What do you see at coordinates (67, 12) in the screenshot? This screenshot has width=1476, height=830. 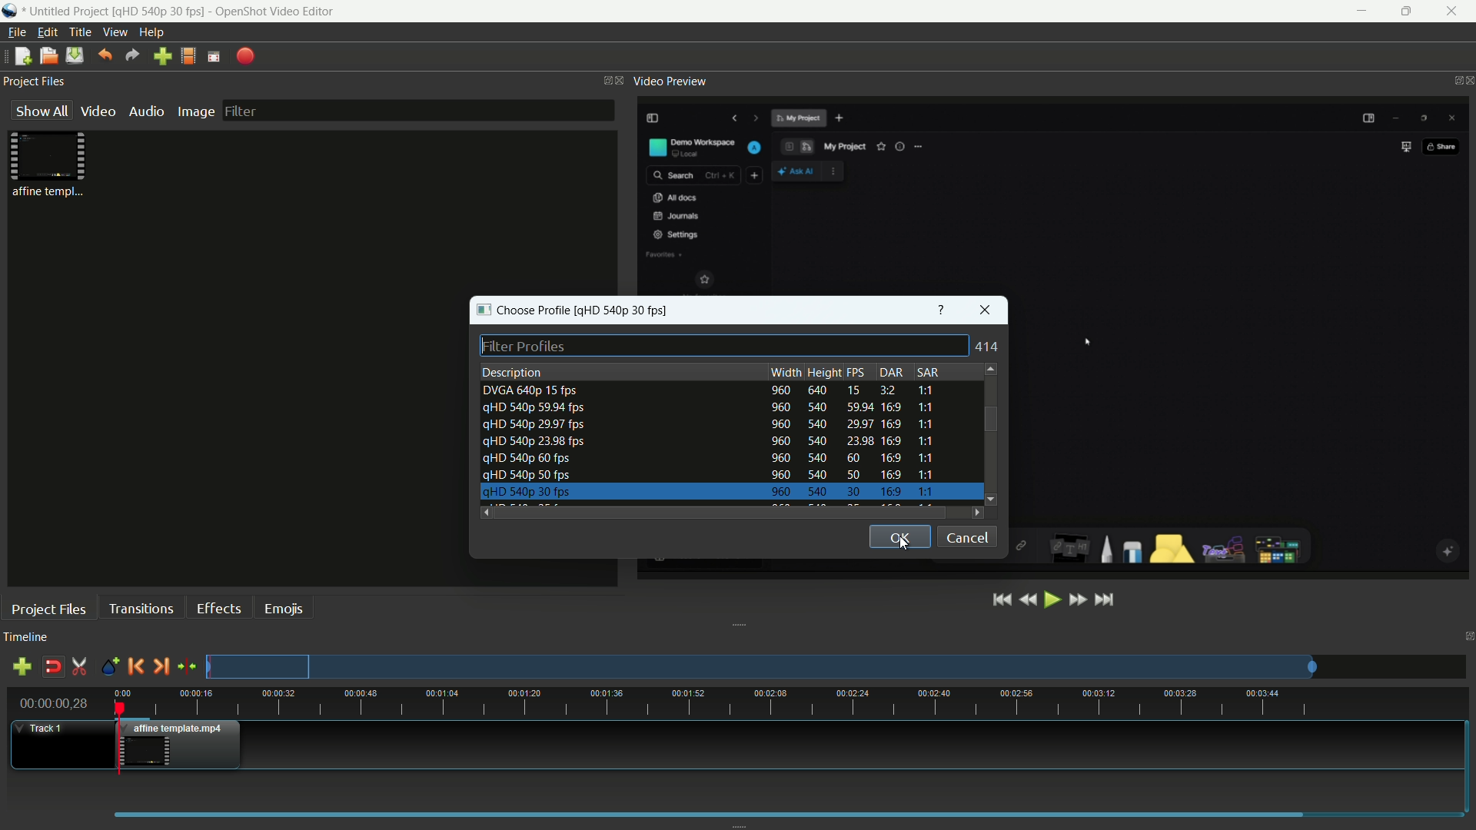 I see `project name` at bounding box center [67, 12].